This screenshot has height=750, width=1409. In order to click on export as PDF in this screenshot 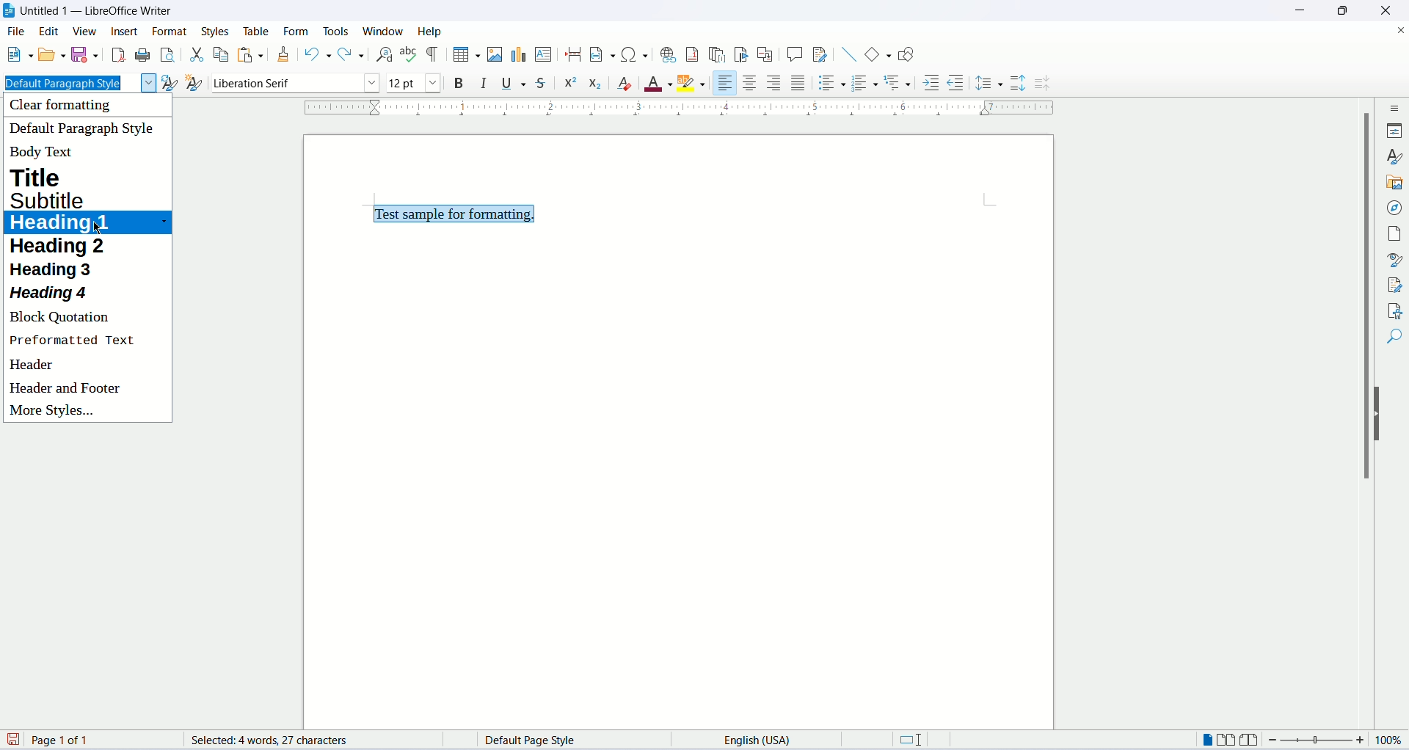, I will do `click(117, 55)`.